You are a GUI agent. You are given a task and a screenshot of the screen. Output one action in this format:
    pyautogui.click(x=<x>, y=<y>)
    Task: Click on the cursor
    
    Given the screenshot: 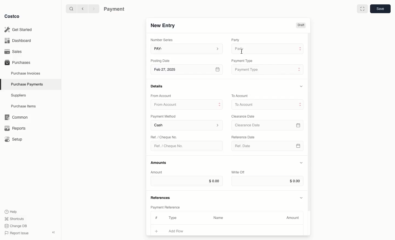 What is the action you would take?
    pyautogui.click(x=242, y=51)
    